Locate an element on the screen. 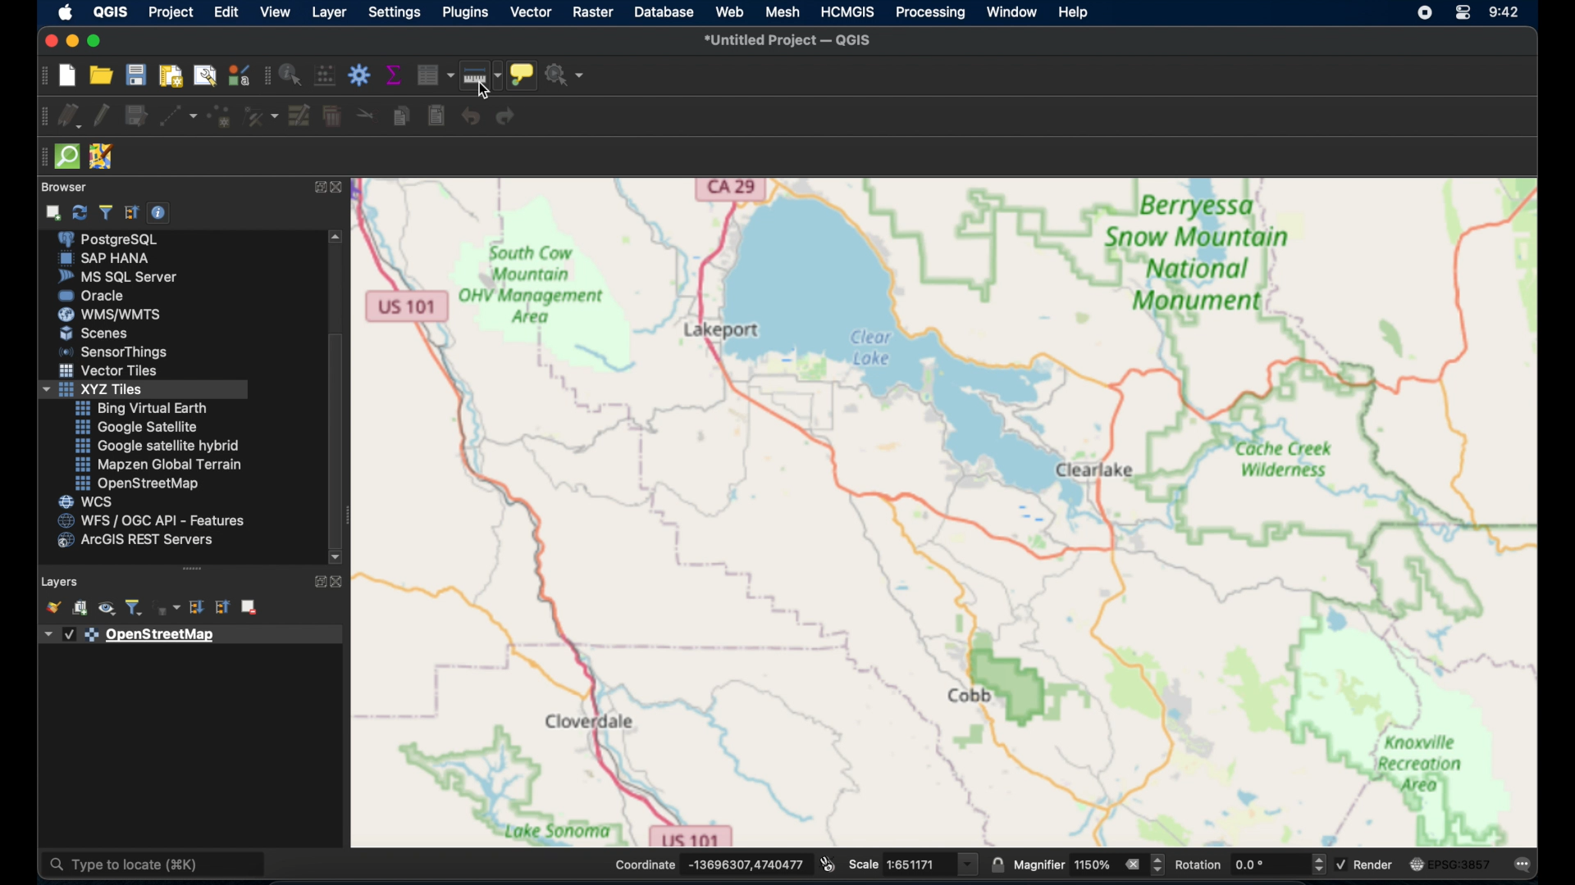 The width and height of the screenshot is (1575, 885). copy features is located at coordinates (399, 116).